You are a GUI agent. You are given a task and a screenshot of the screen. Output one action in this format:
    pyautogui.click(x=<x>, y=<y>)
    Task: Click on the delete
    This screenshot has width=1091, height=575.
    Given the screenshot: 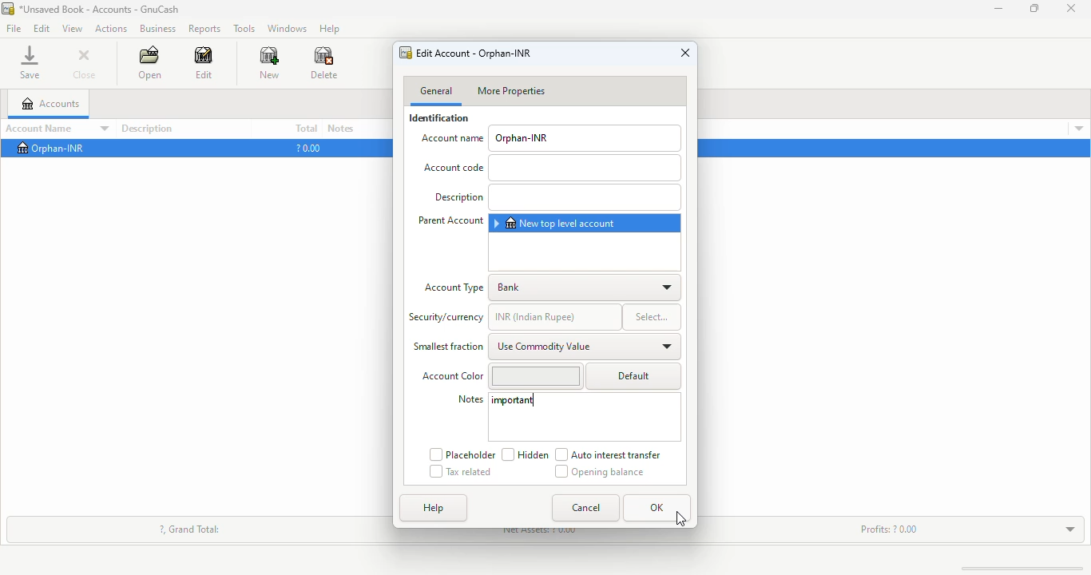 What is the action you would take?
    pyautogui.click(x=324, y=62)
    